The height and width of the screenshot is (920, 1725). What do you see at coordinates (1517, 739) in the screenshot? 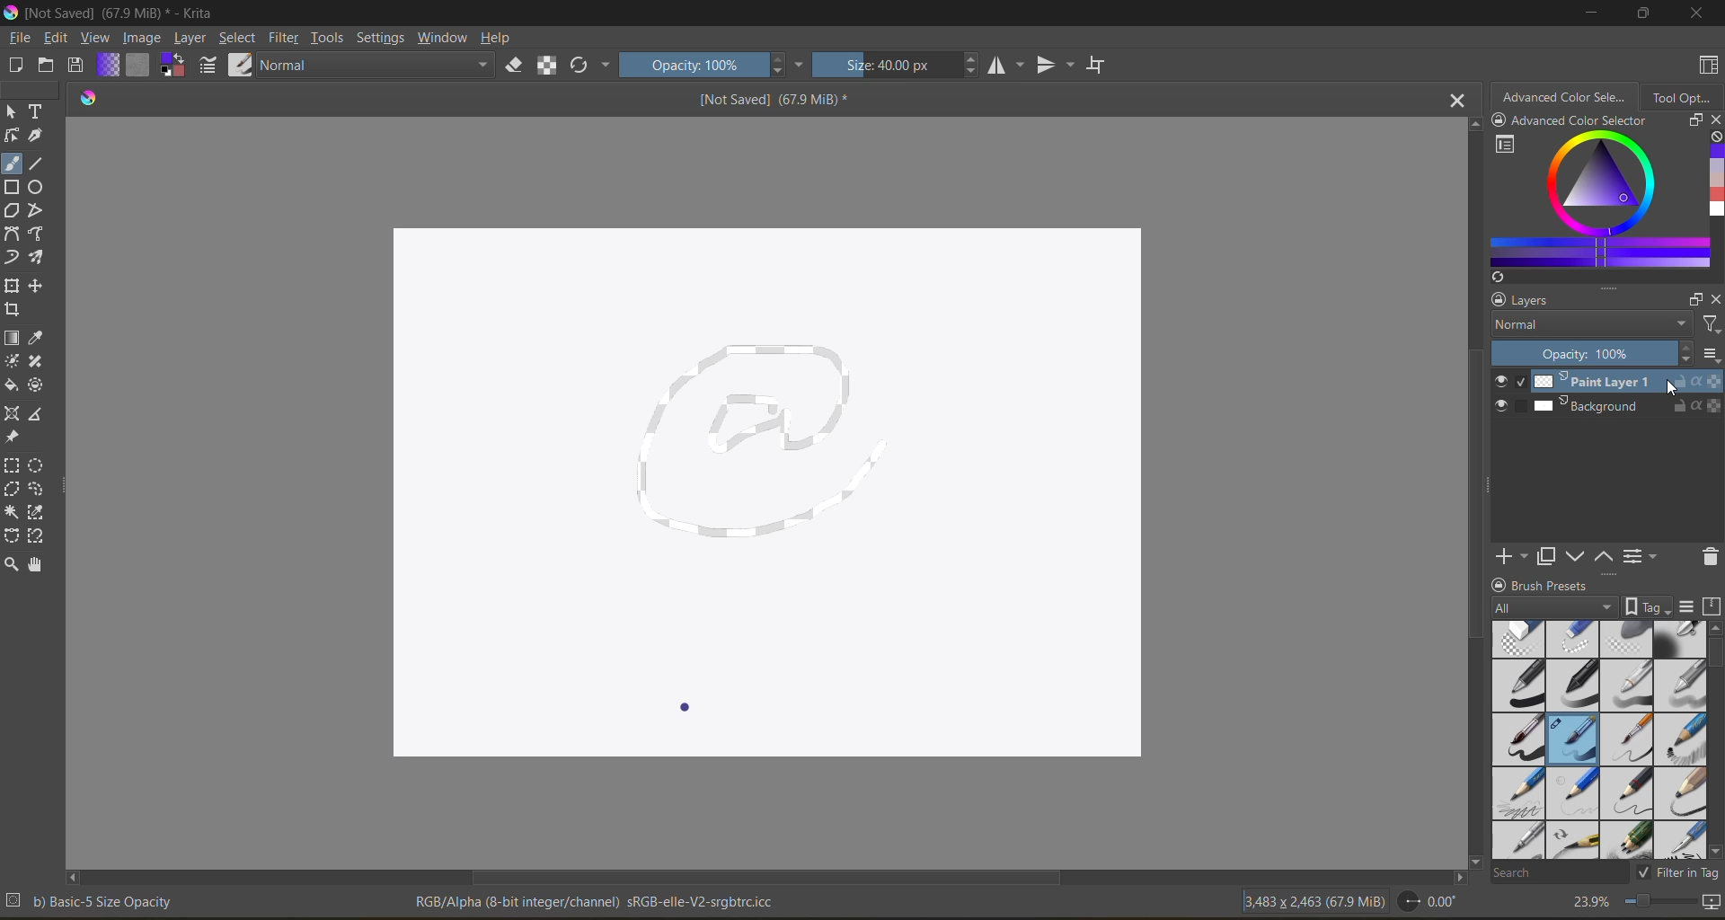
I see `black brush` at bounding box center [1517, 739].